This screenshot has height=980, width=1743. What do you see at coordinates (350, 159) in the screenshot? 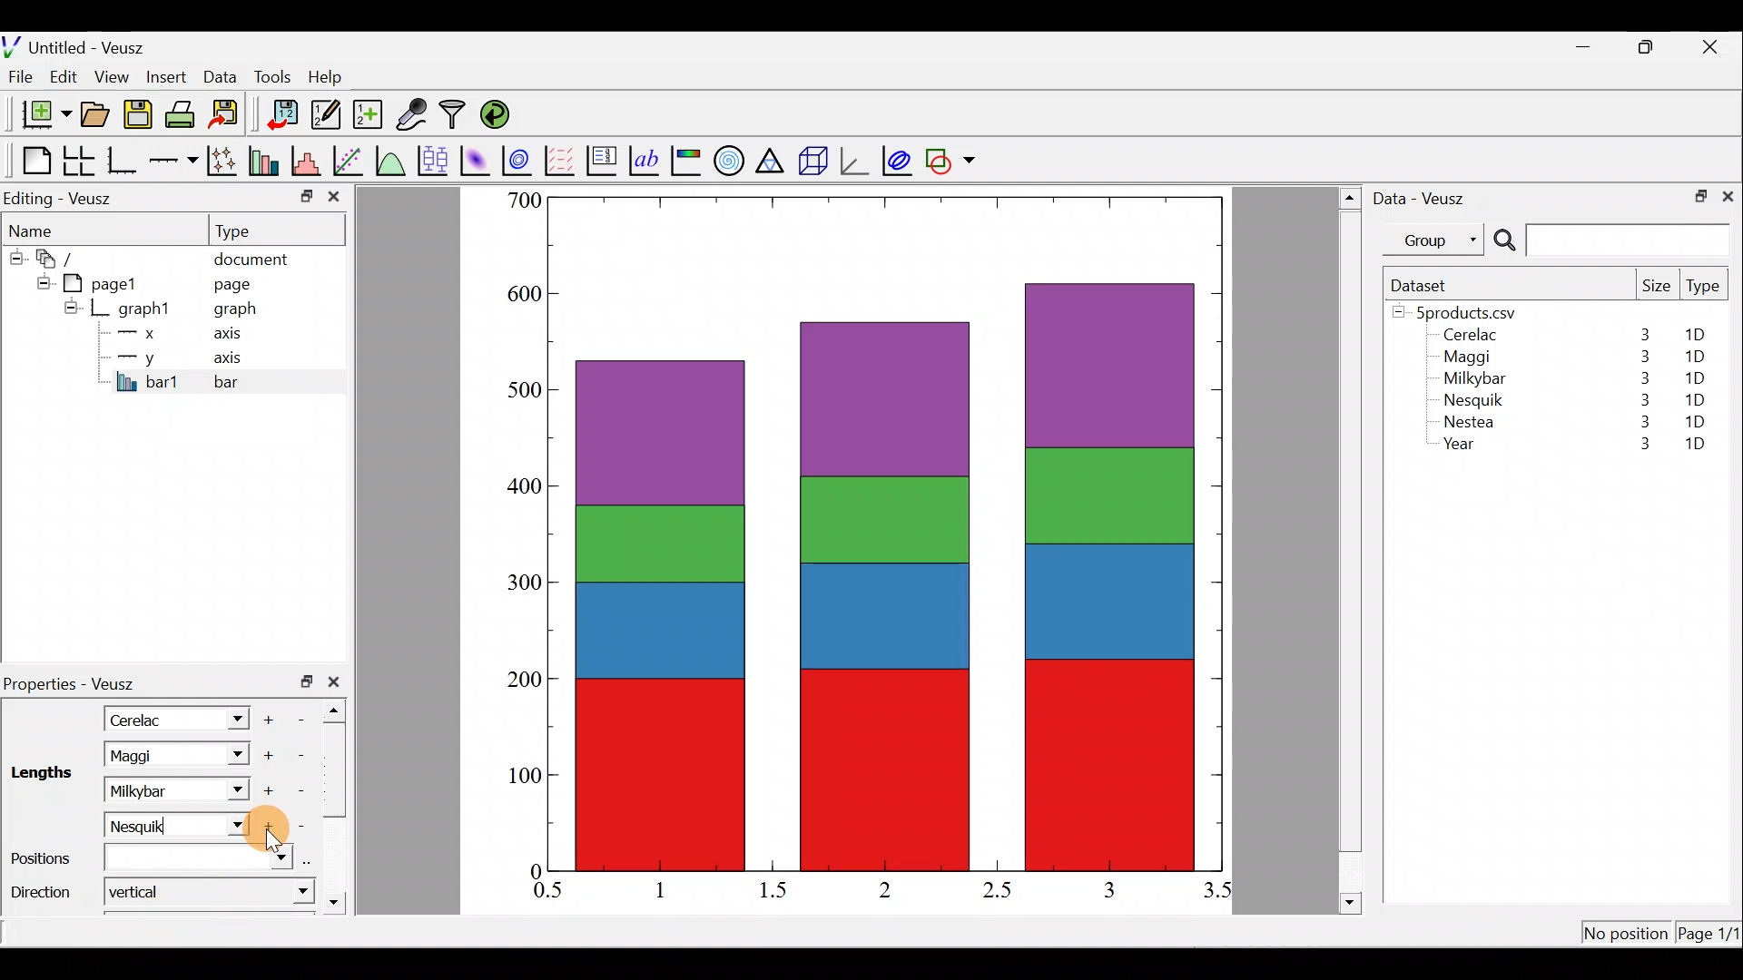
I see `Fit a function to data` at bounding box center [350, 159].